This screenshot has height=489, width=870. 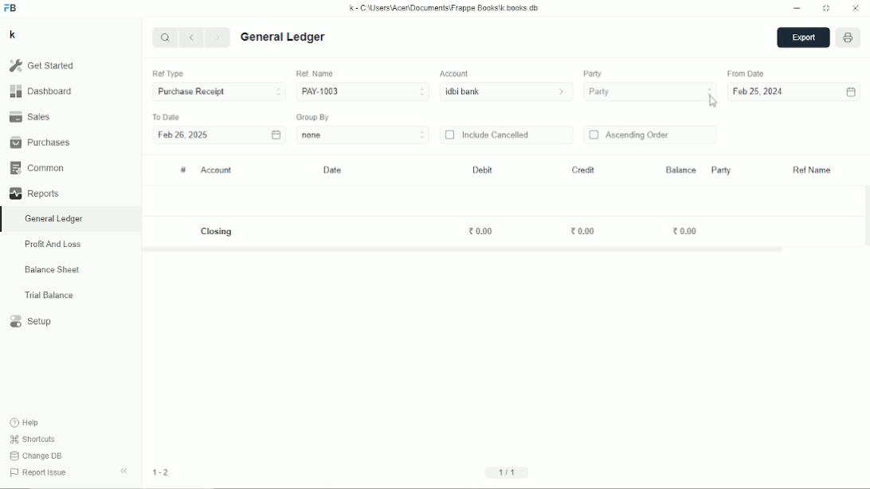 I want to click on Shortcuts, so click(x=33, y=440).